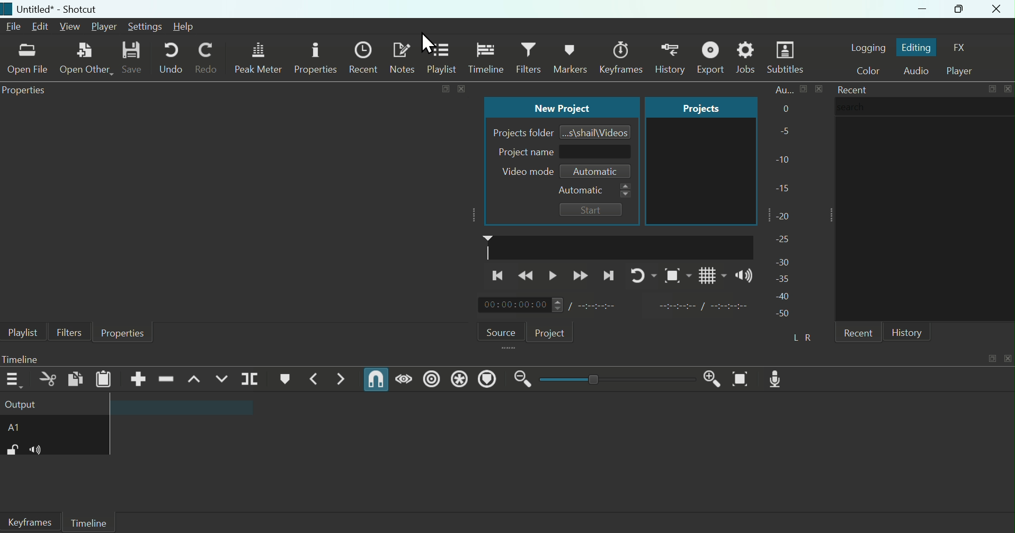 This screenshot has width=1015, height=533. I want to click on search, so click(925, 106).